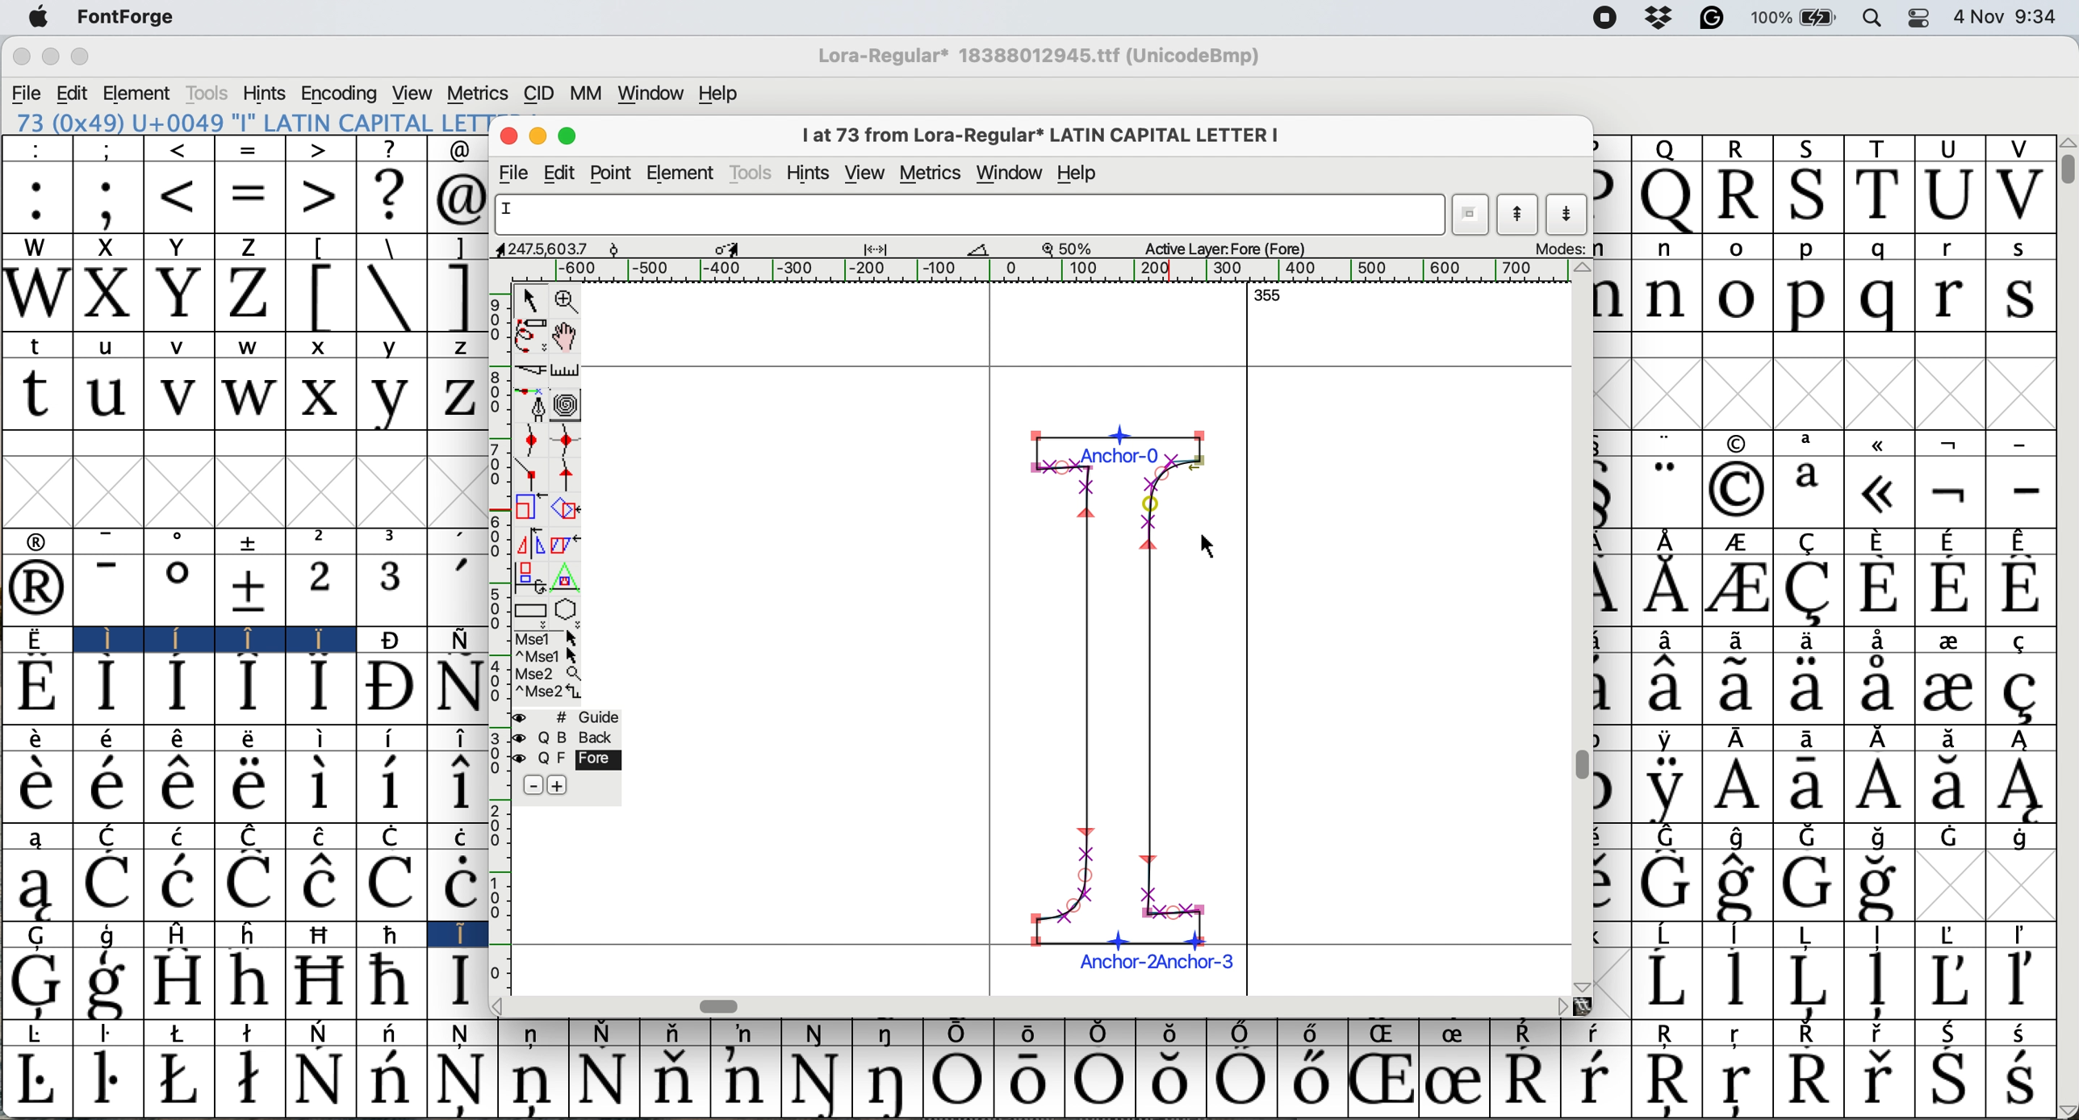  Describe the element at coordinates (249, 787) in the screenshot. I see `Symbol` at that location.